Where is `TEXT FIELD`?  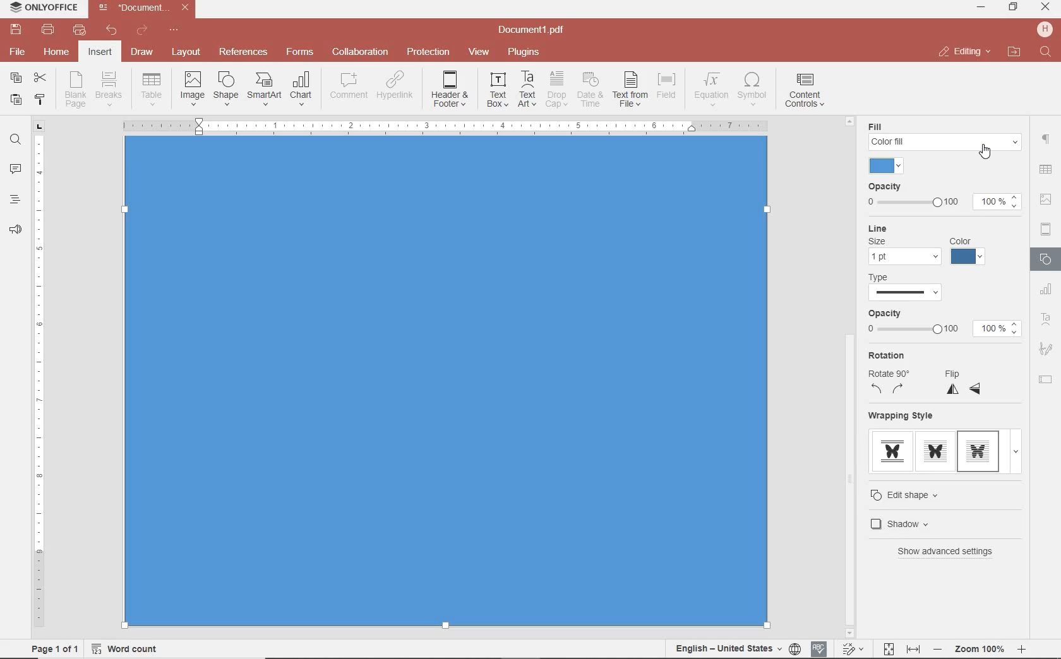
TEXT FIELD is located at coordinates (1046, 379).